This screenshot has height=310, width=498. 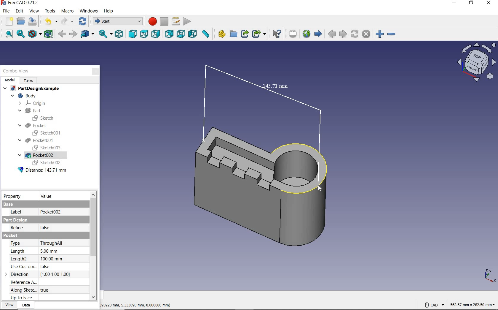 I want to click on bounding box, so click(x=49, y=34).